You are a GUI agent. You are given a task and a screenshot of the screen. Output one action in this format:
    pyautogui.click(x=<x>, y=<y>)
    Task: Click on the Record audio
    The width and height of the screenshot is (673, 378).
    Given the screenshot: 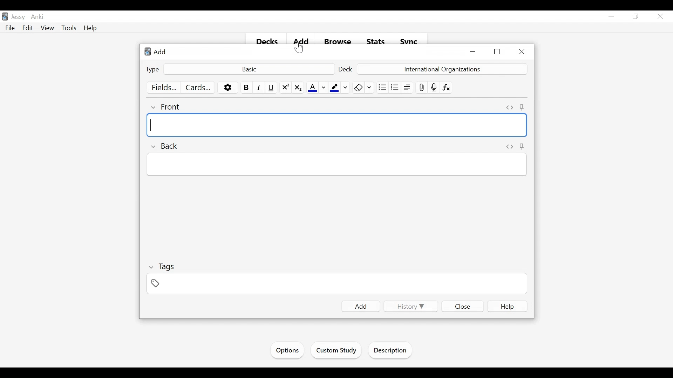 What is the action you would take?
    pyautogui.click(x=434, y=87)
    